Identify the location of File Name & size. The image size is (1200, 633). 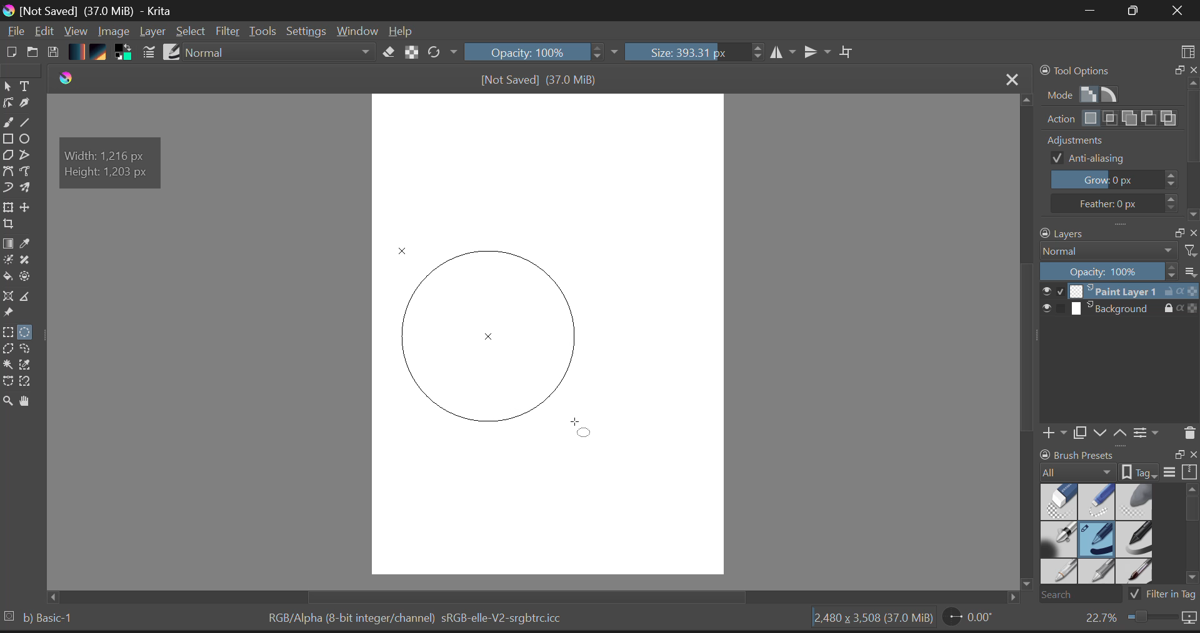
(539, 79).